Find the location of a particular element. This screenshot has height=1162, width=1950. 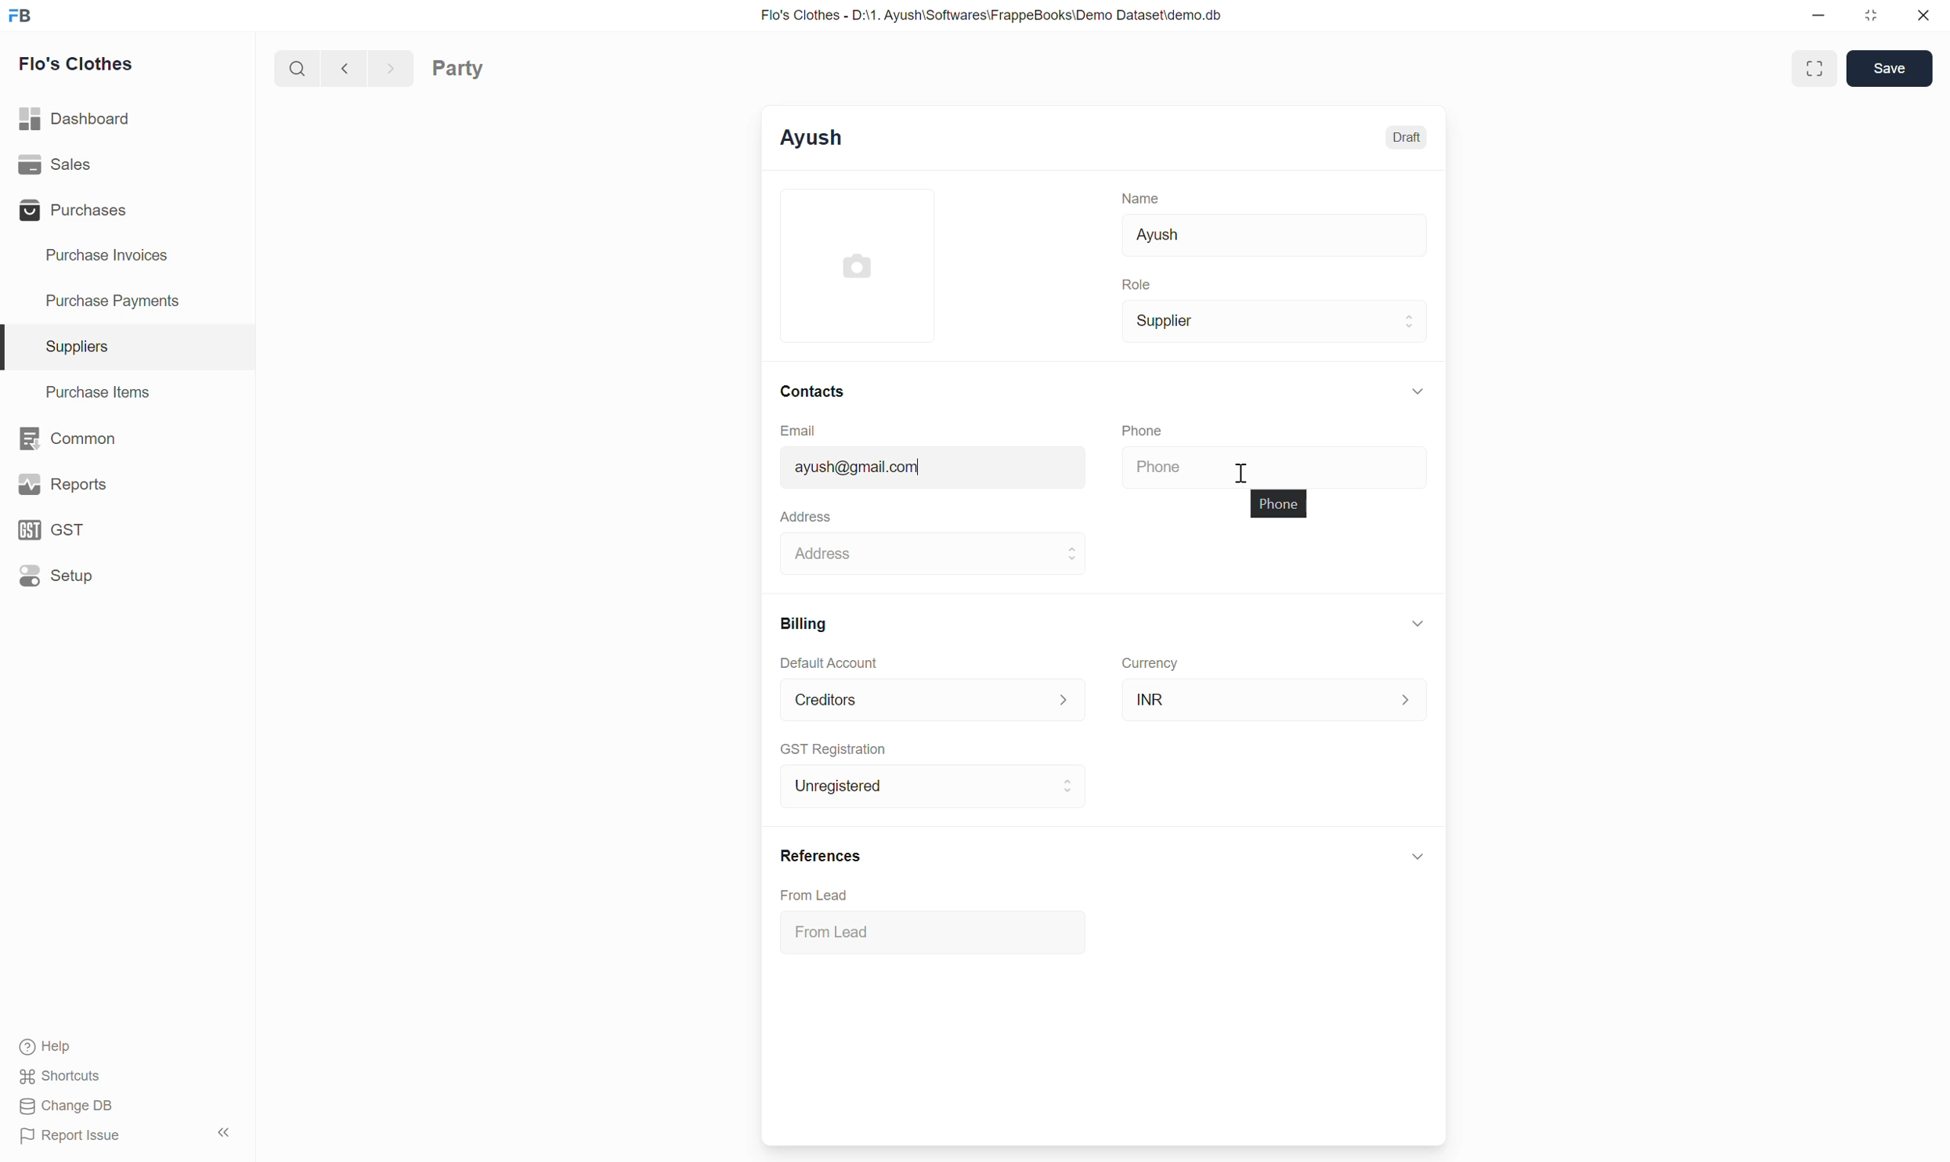

Minimize is located at coordinates (1818, 15).